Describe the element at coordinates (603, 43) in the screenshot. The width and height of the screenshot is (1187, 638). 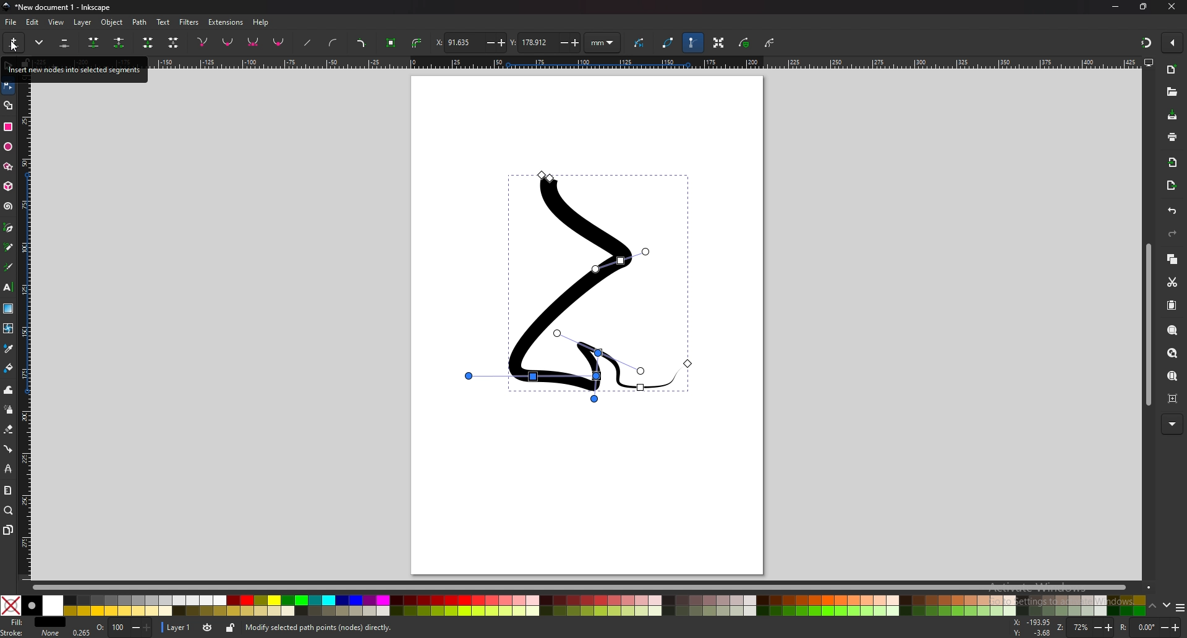
I see `units` at that location.